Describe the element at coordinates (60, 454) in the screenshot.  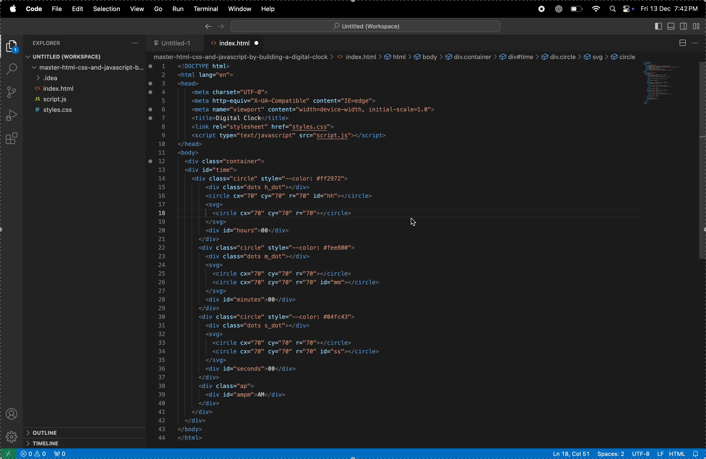
I see `no ports forwarded` at that location.